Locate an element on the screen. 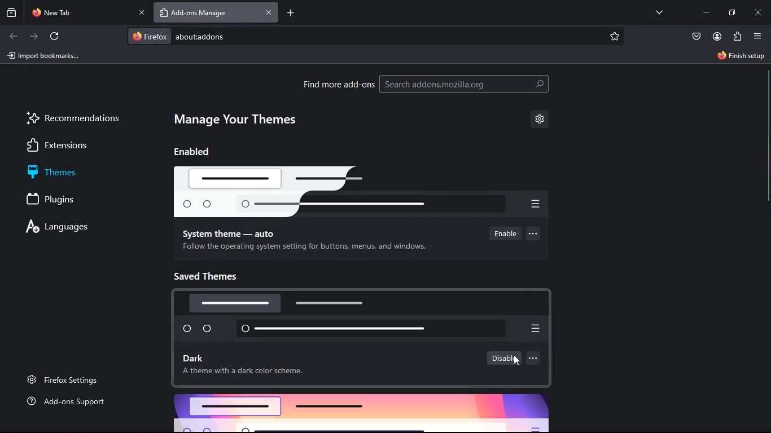 The image size is (771, 433). close is located at coordinates (142, 12).